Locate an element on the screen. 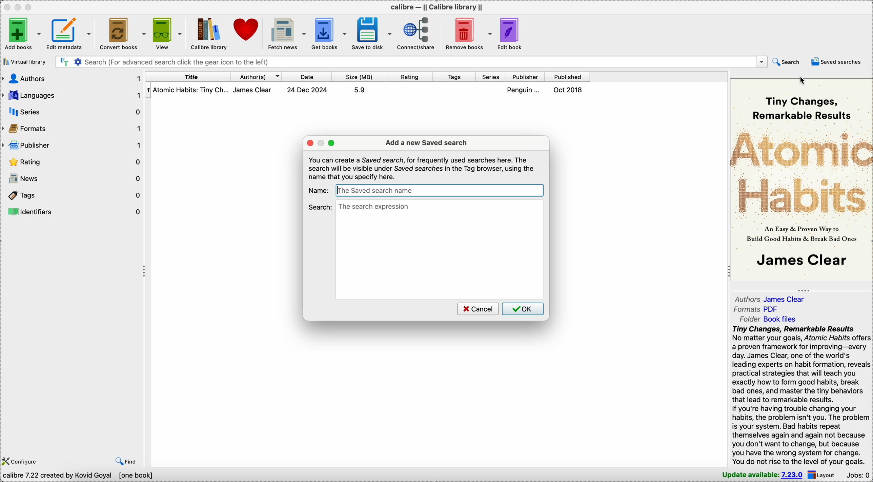 This screenshot has width=873, height=482. authors is located at coordinates (257, 76).